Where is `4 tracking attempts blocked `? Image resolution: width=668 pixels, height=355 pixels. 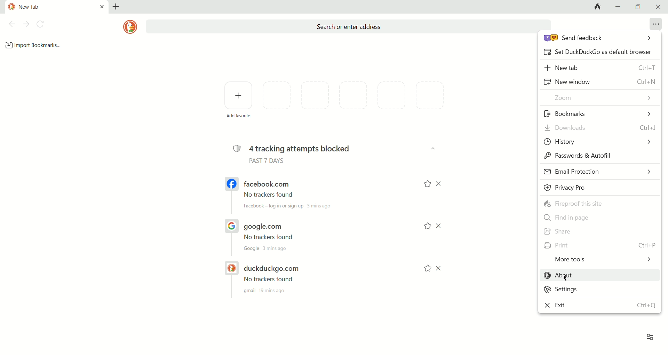
4 tracking attempts blocked  is located at coordinates (297, 148).